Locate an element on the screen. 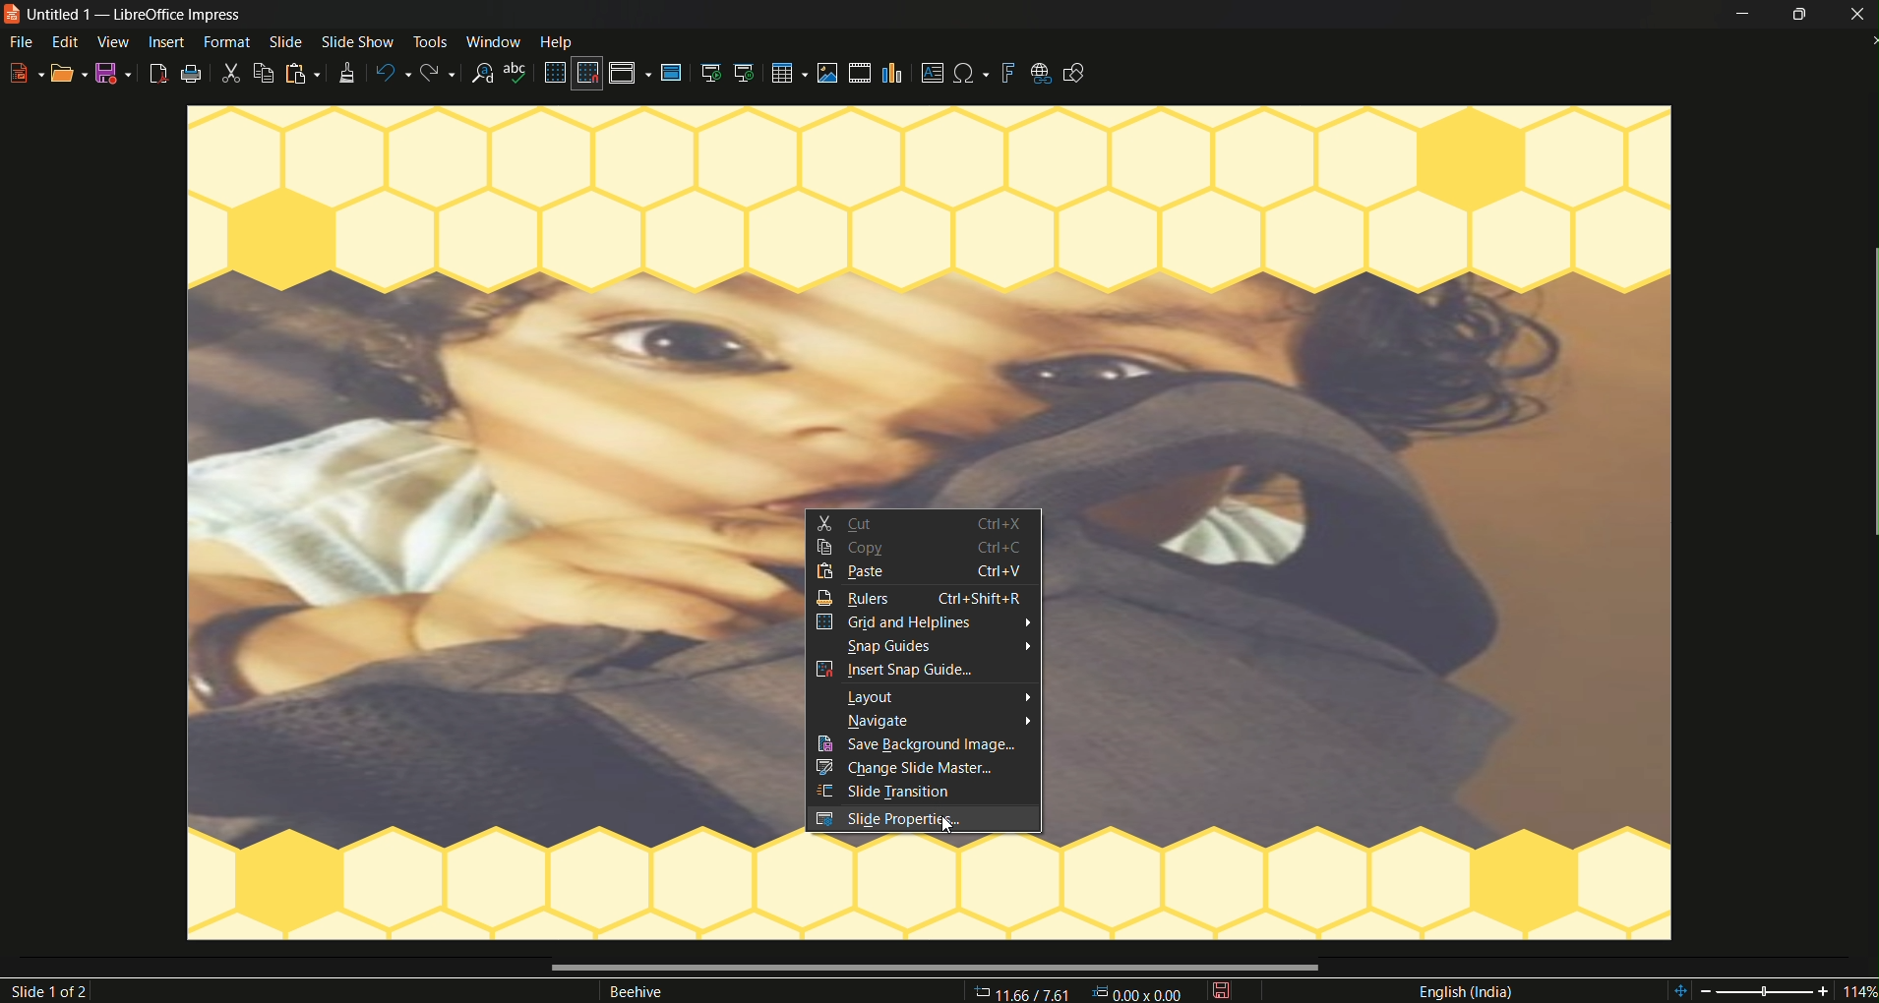 The height and width of the screenshot is (1003, 1879). grid and helplines is located at coordinates (896, 622).